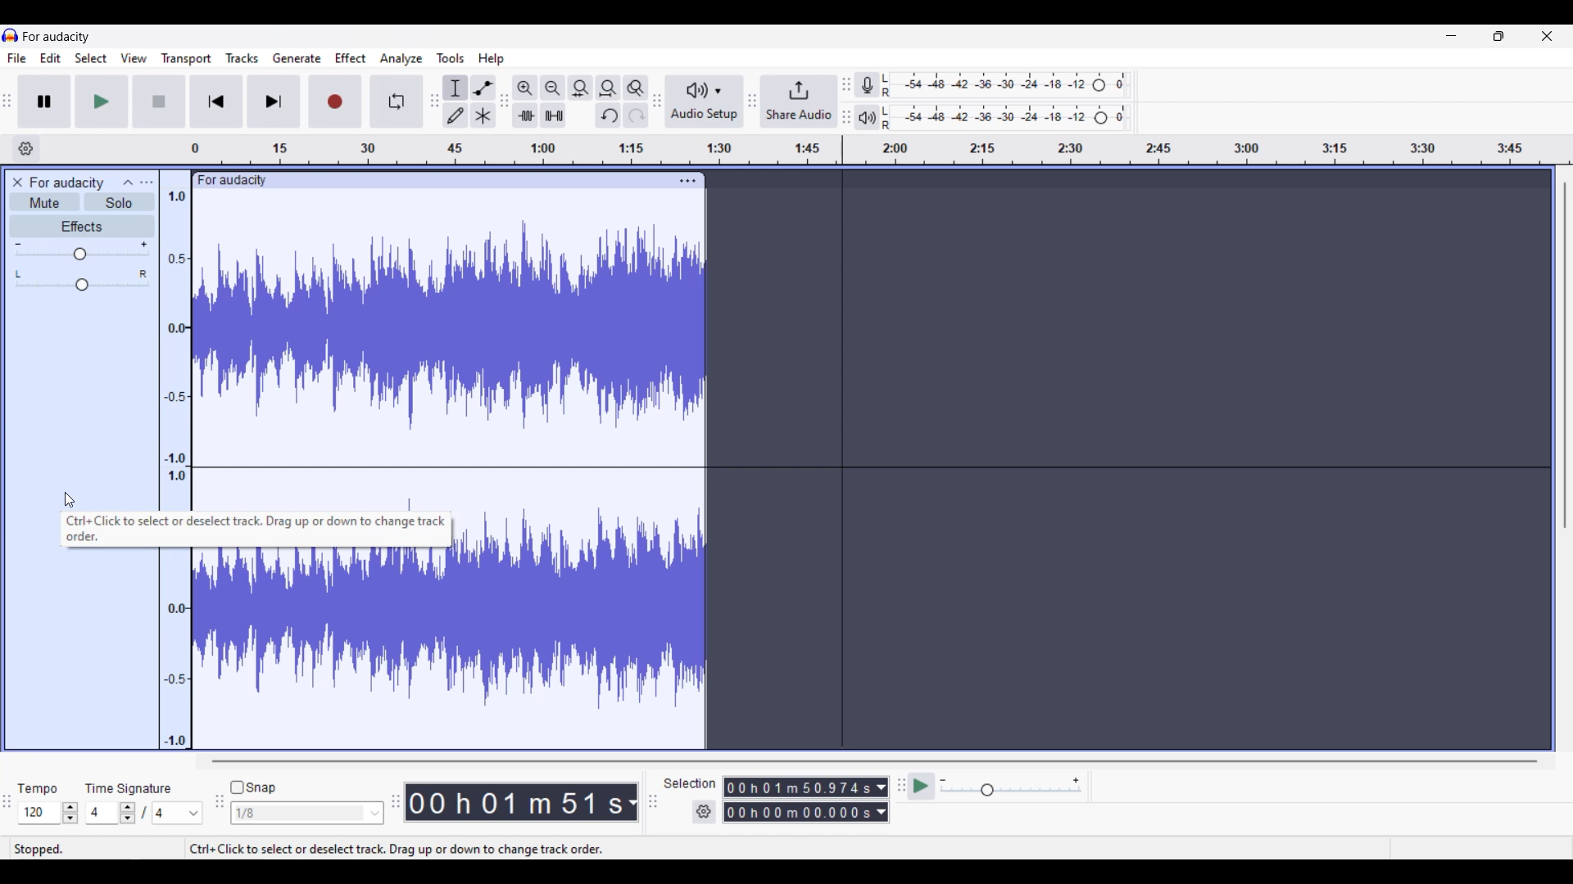 This screenshot has height=884, width=1573. Describe the element at coordinates (159, 101) in the screenshot. I see `Stop` at that location.